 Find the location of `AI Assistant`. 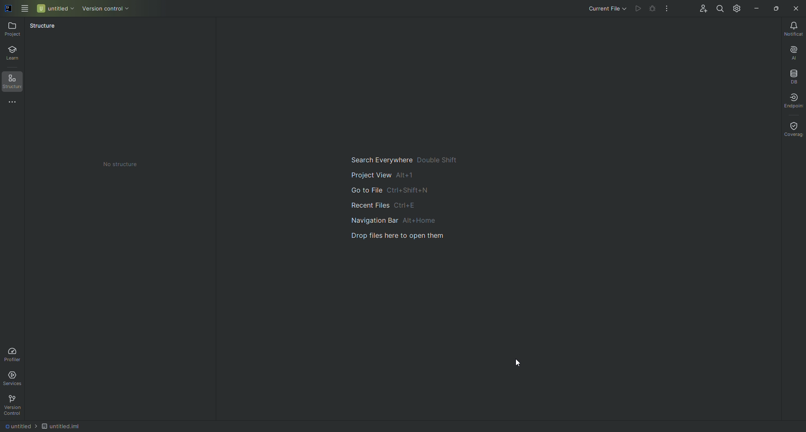

AI Assistant is located at coordinates (794, 52).